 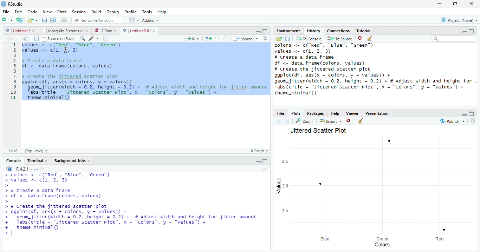 I want to click on Save current document, so click(x=37, y=39).